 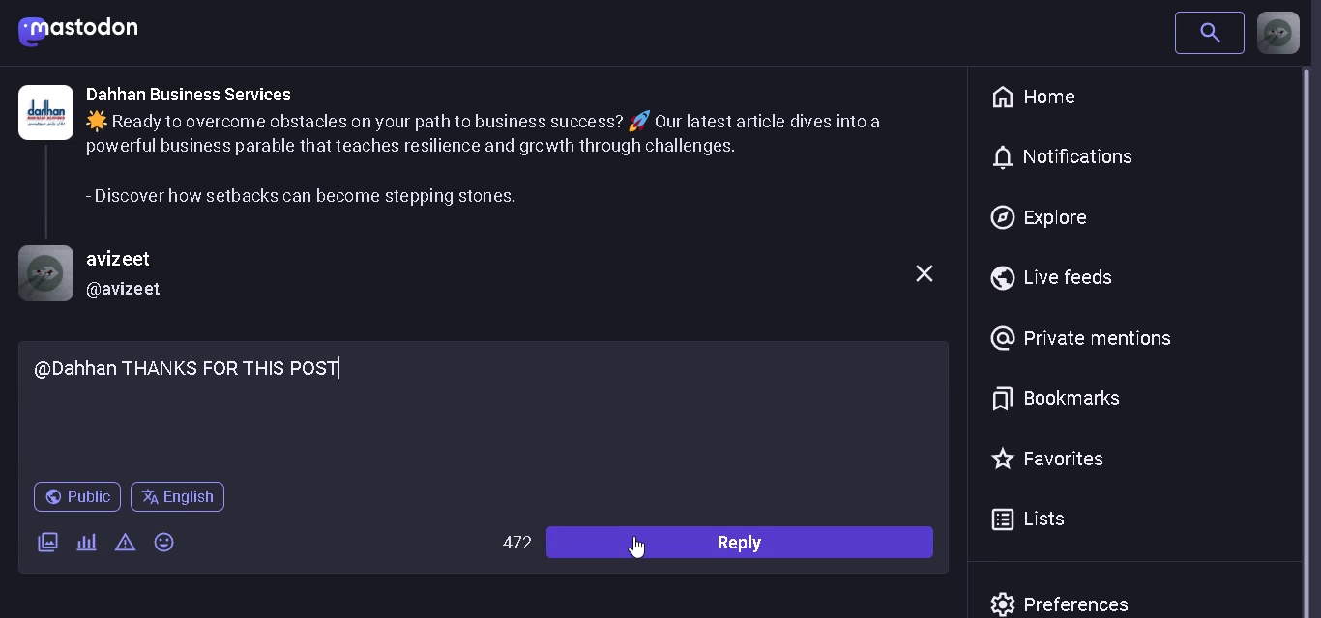 I want to click on Scrollbar, so click(x=1313, y=343).